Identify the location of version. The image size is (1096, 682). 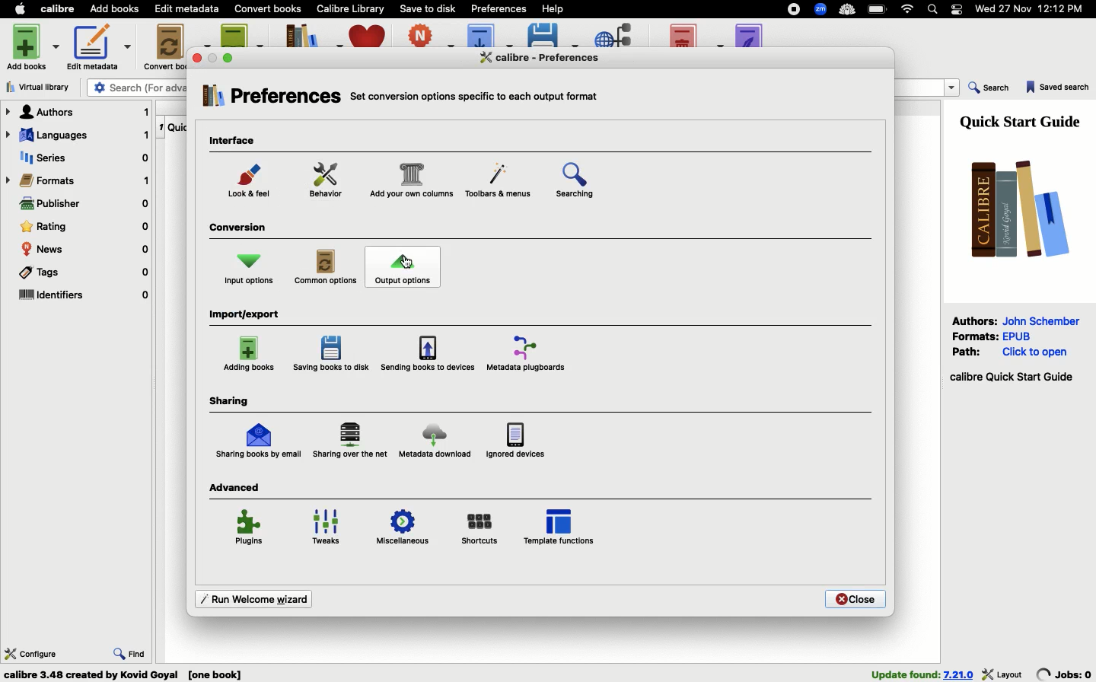
(959, 674).